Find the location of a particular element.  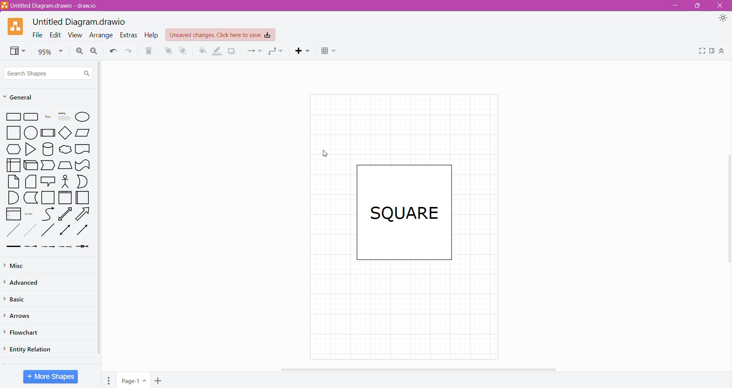

3D Rectangle  is located at coordinates (30, 166).